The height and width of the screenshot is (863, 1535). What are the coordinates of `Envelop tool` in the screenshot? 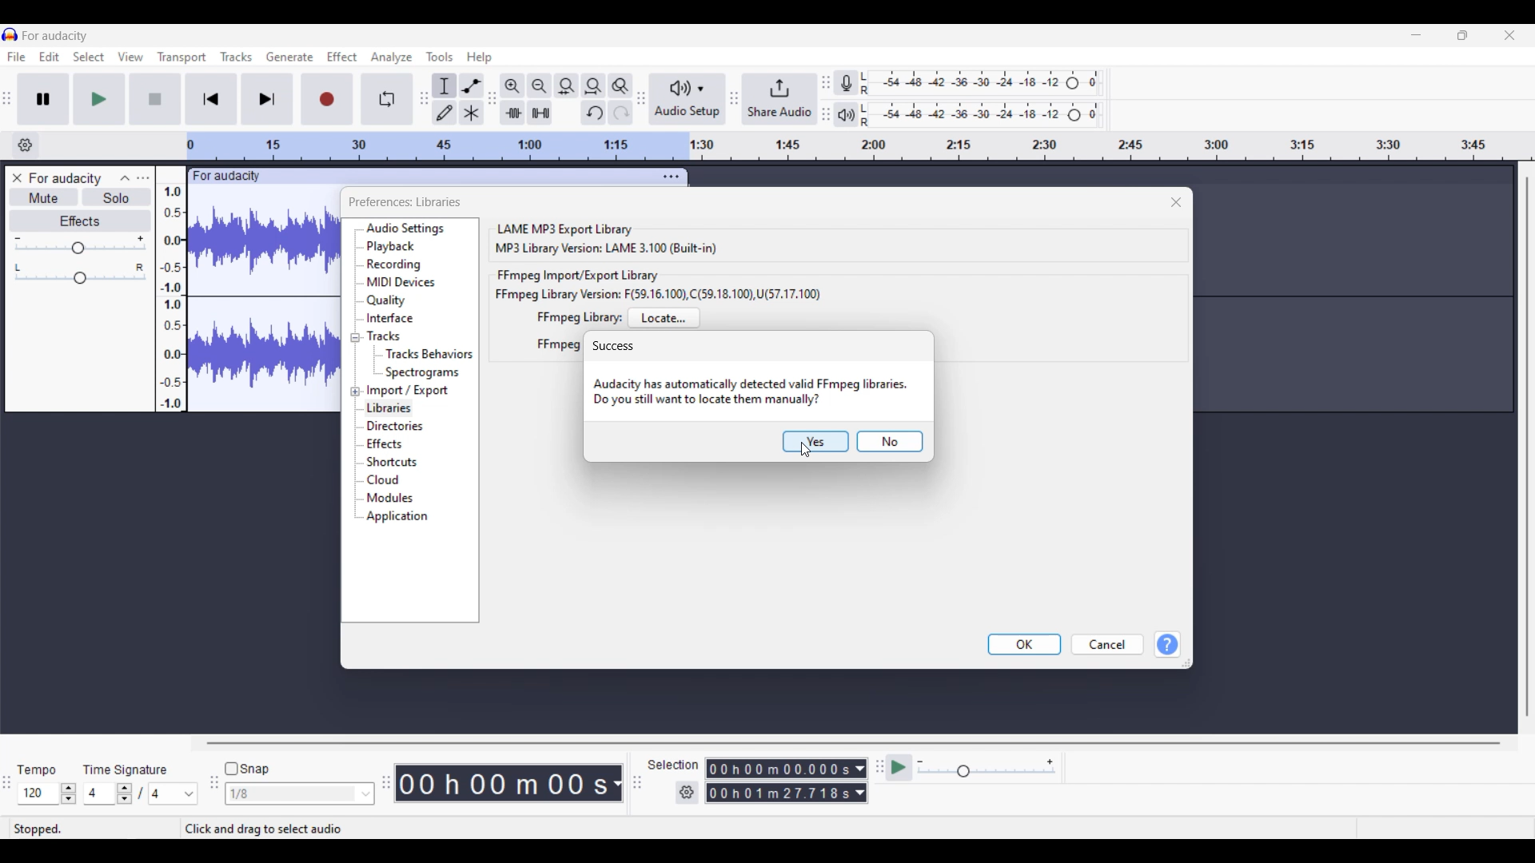 It's located at (472, 86).